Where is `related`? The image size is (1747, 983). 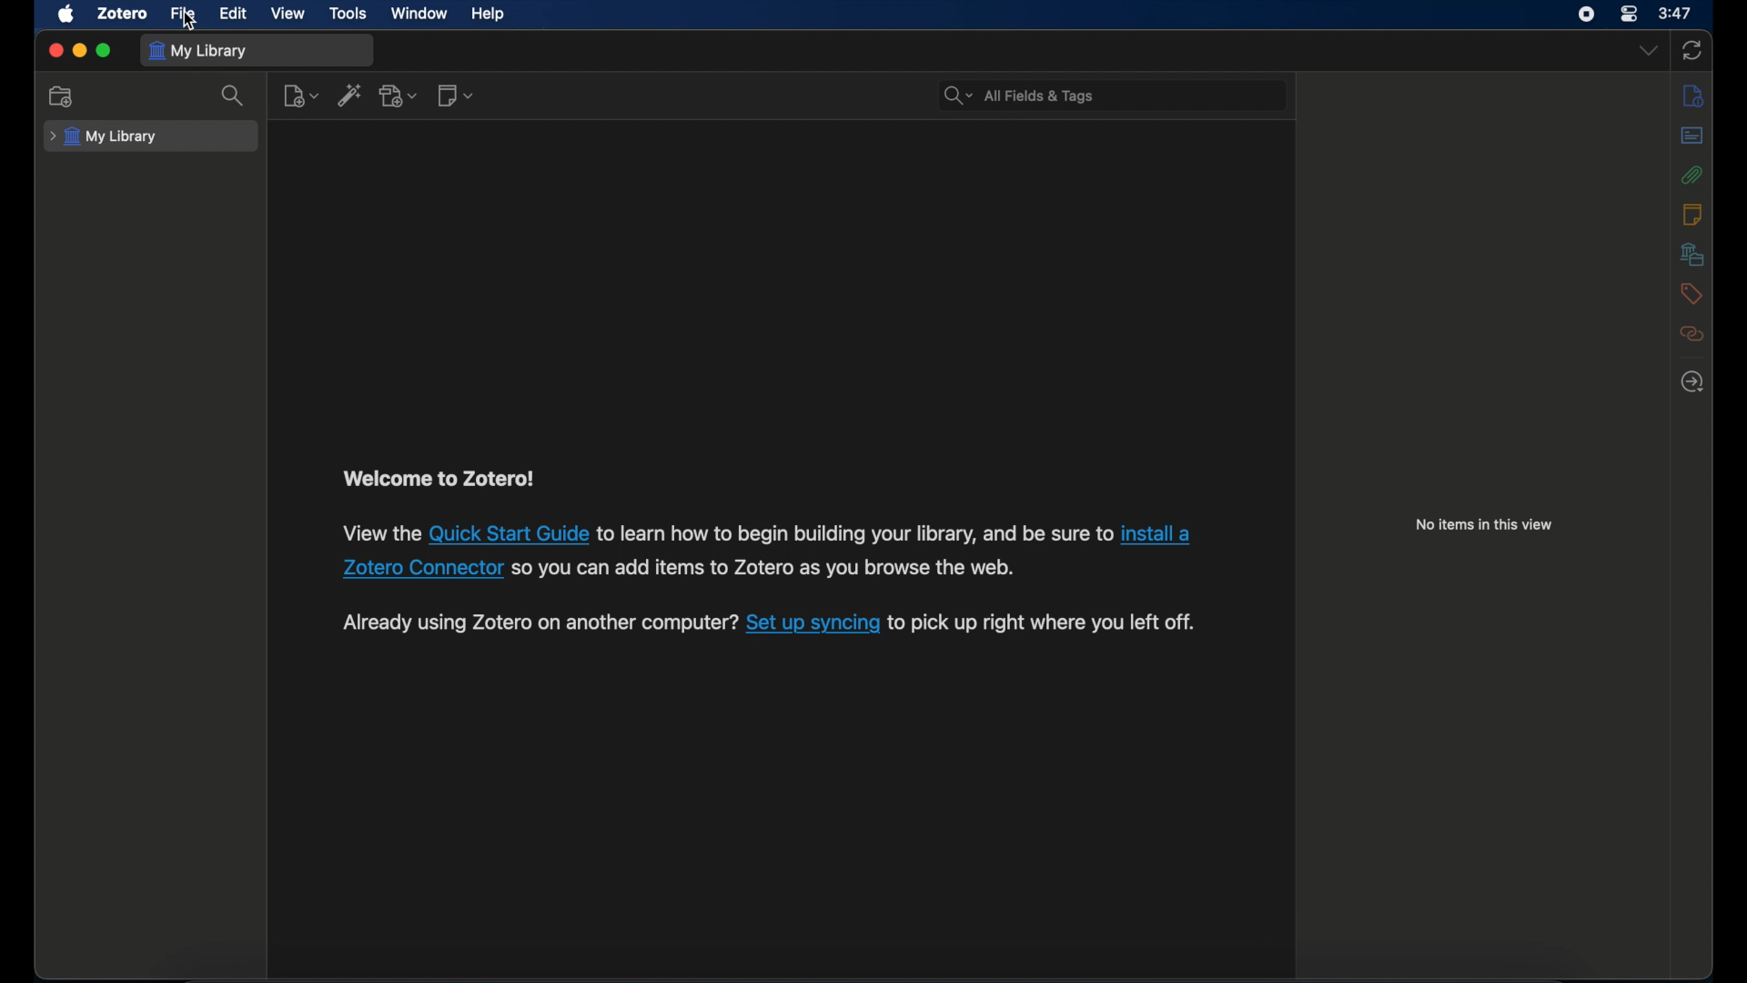 related is located at coordinates (1693, 334).